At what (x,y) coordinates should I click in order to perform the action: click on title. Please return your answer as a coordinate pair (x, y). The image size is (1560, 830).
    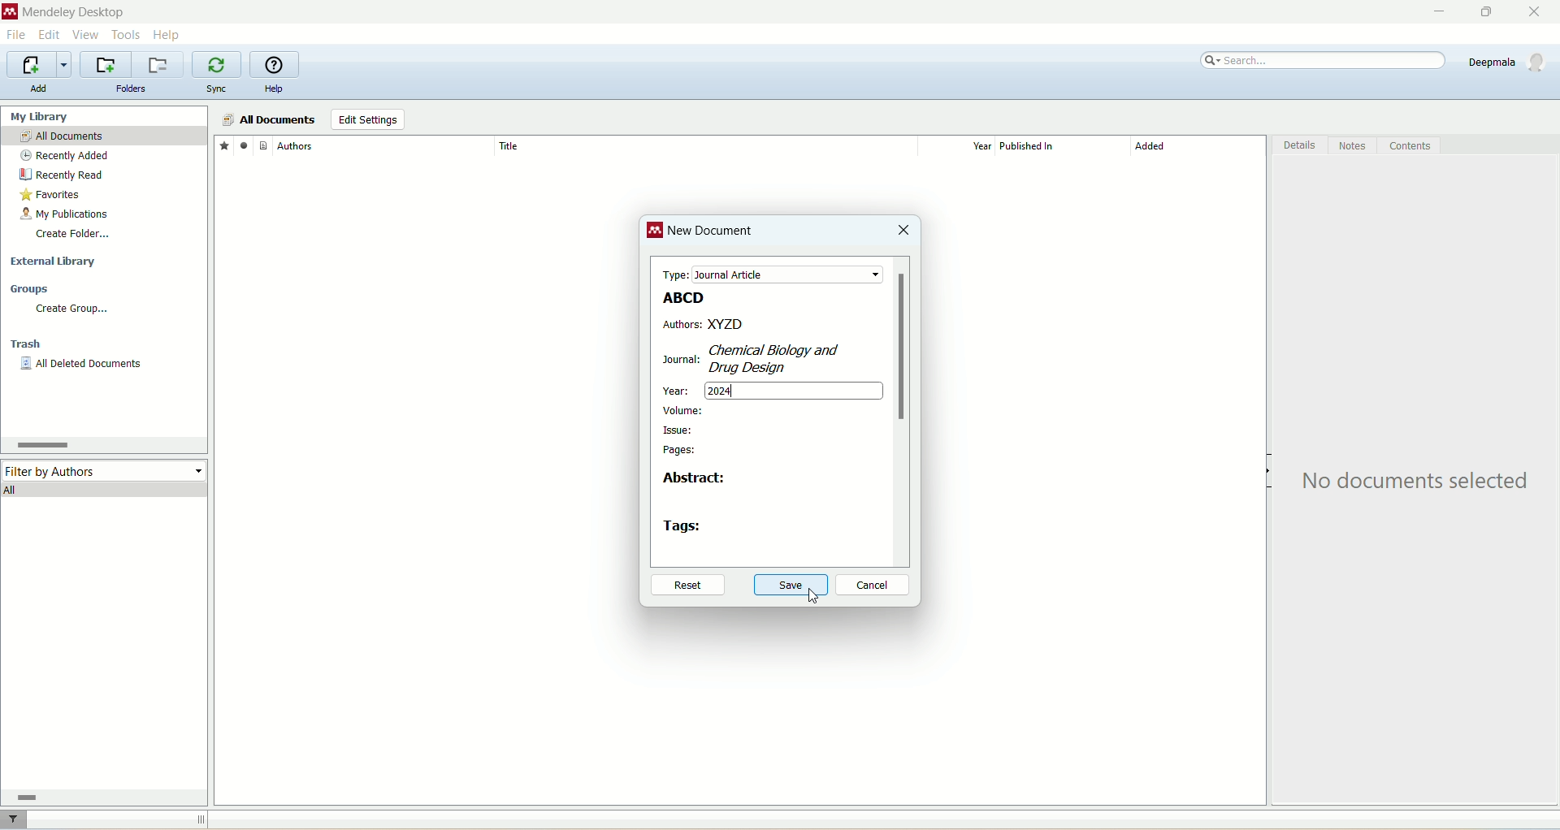
    Looking at the image, I should click on (704, 145).